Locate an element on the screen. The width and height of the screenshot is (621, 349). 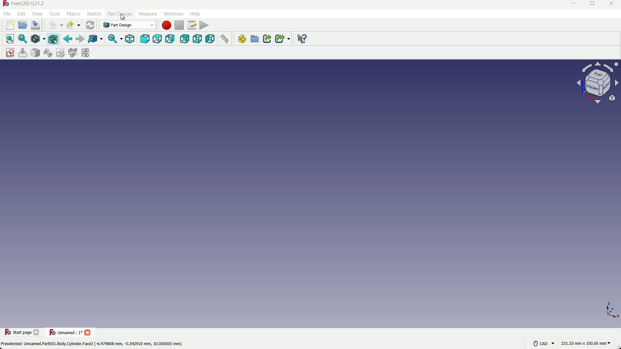
open file is located at coordinates (23, 25).